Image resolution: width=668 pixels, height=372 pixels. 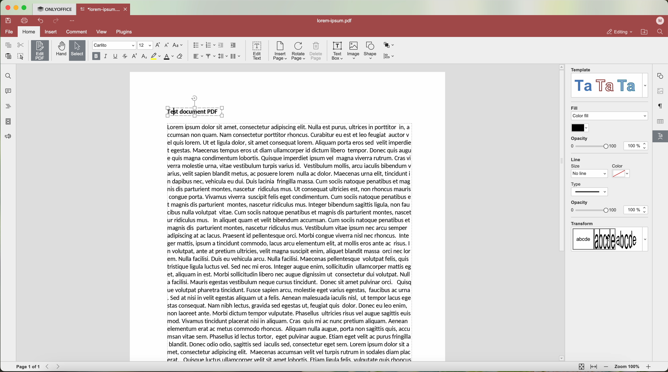 I want to click on shape, so click(x=370, y=51).